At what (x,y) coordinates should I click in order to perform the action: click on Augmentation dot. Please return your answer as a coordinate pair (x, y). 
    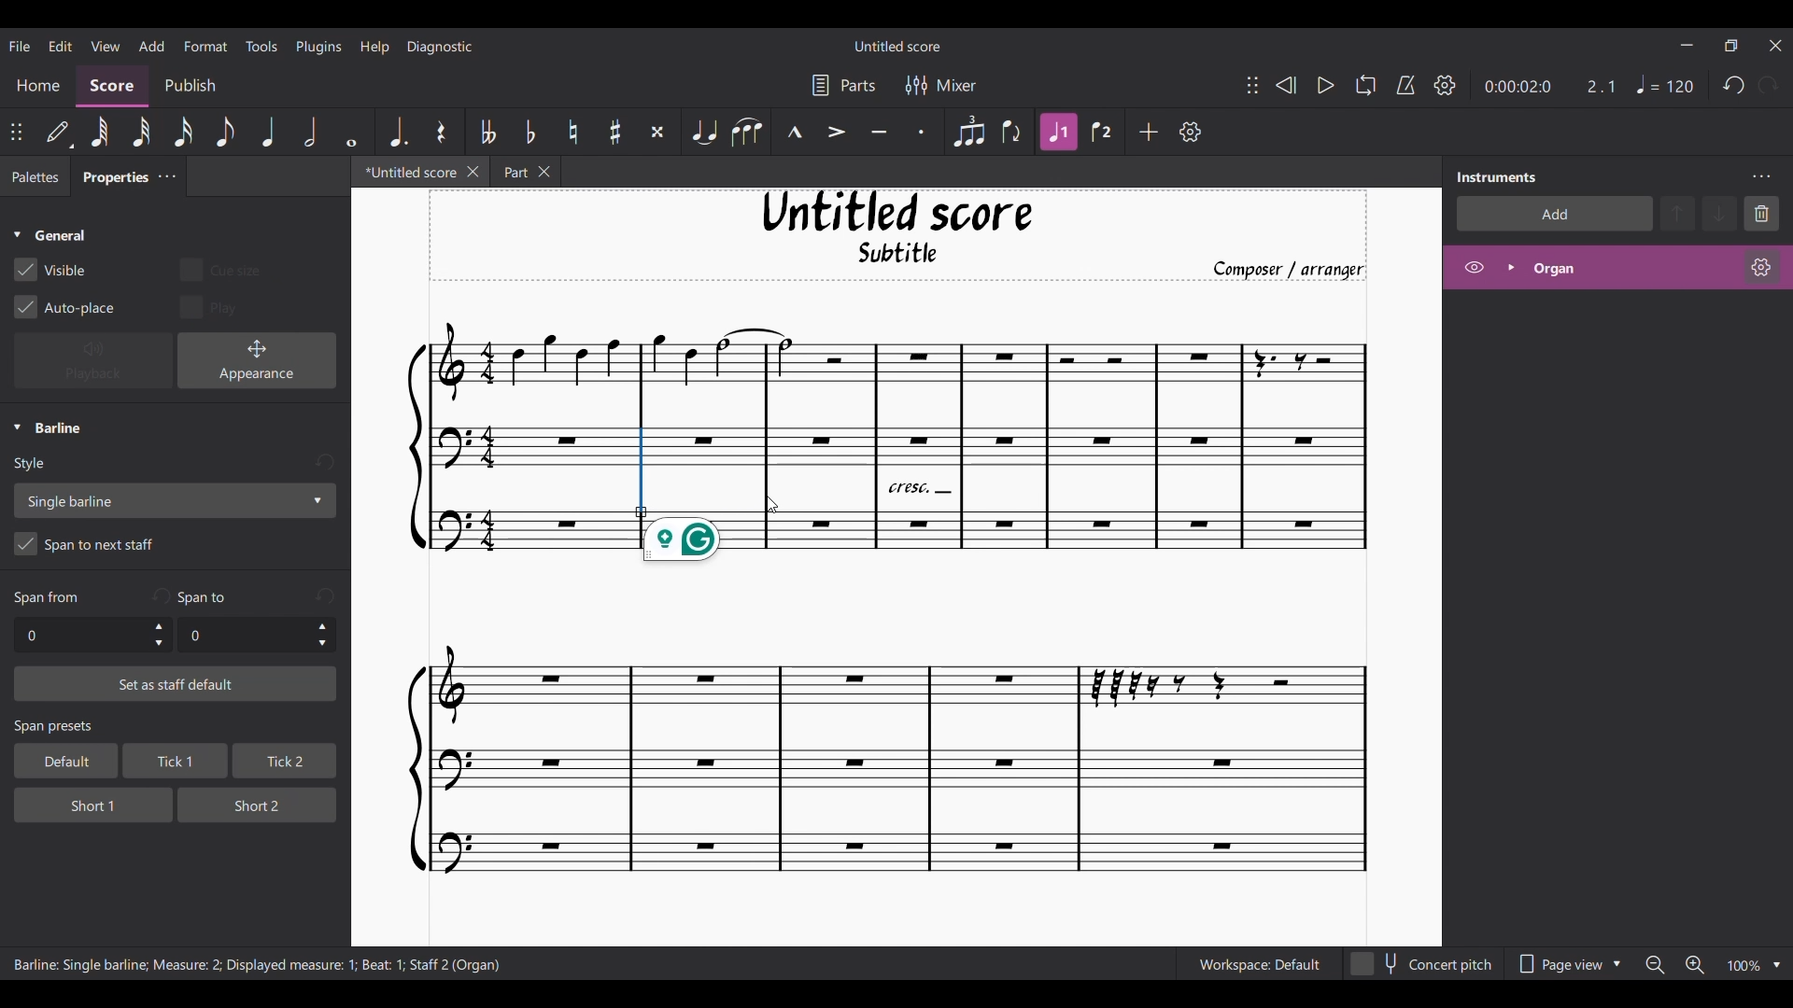
    Looking at the image, I should click on (396, 131).